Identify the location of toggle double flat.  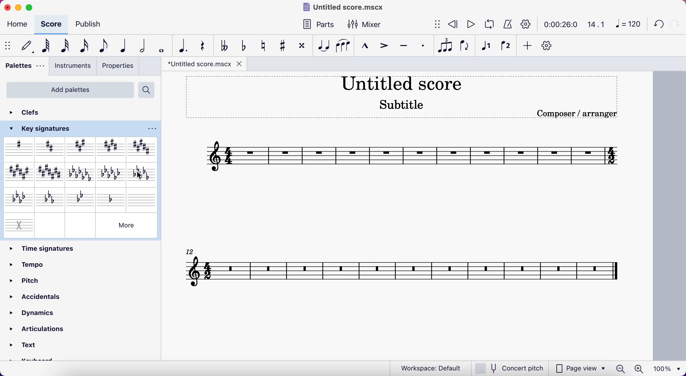
(226, 45).